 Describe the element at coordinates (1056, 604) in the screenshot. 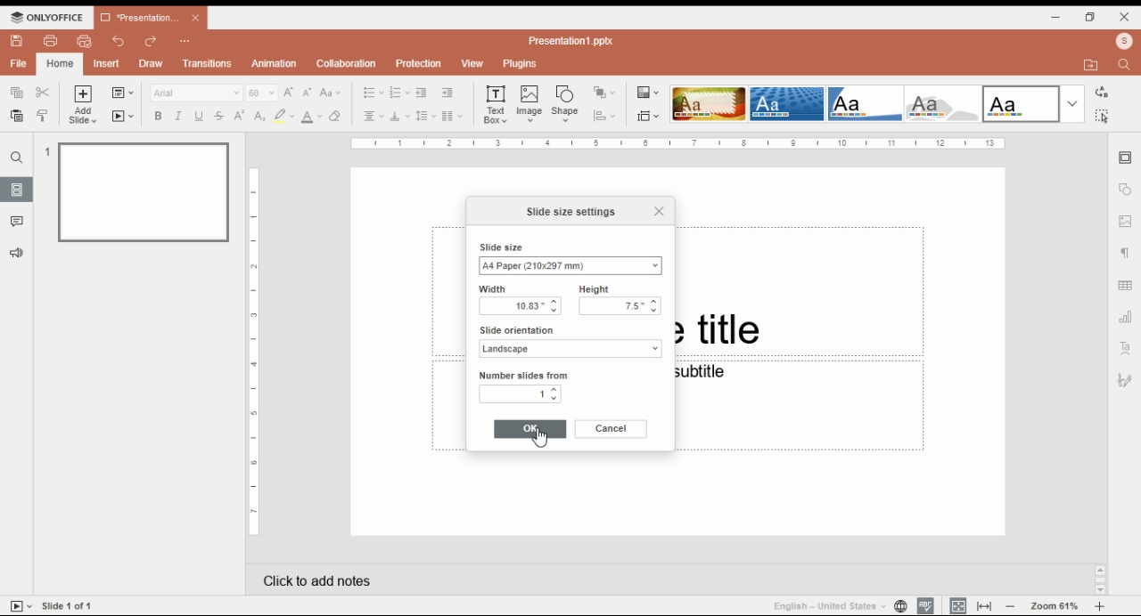

I see `Zoom 61%` at that location.